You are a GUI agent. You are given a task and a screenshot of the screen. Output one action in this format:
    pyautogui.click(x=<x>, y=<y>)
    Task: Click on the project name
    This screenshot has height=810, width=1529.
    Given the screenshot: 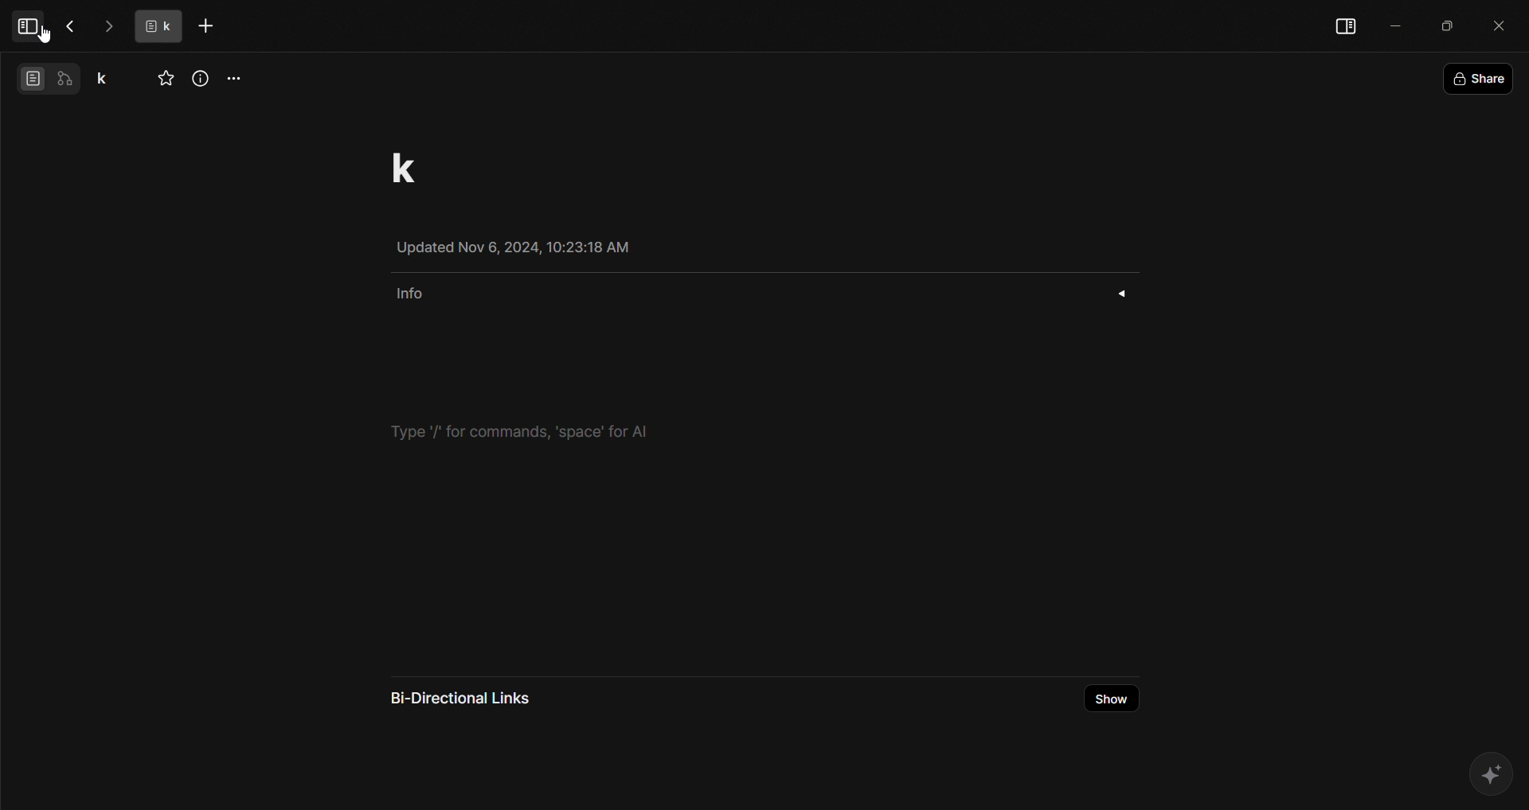 What is the action you would take?
    pyautogui.click(x=107, y=77)
    